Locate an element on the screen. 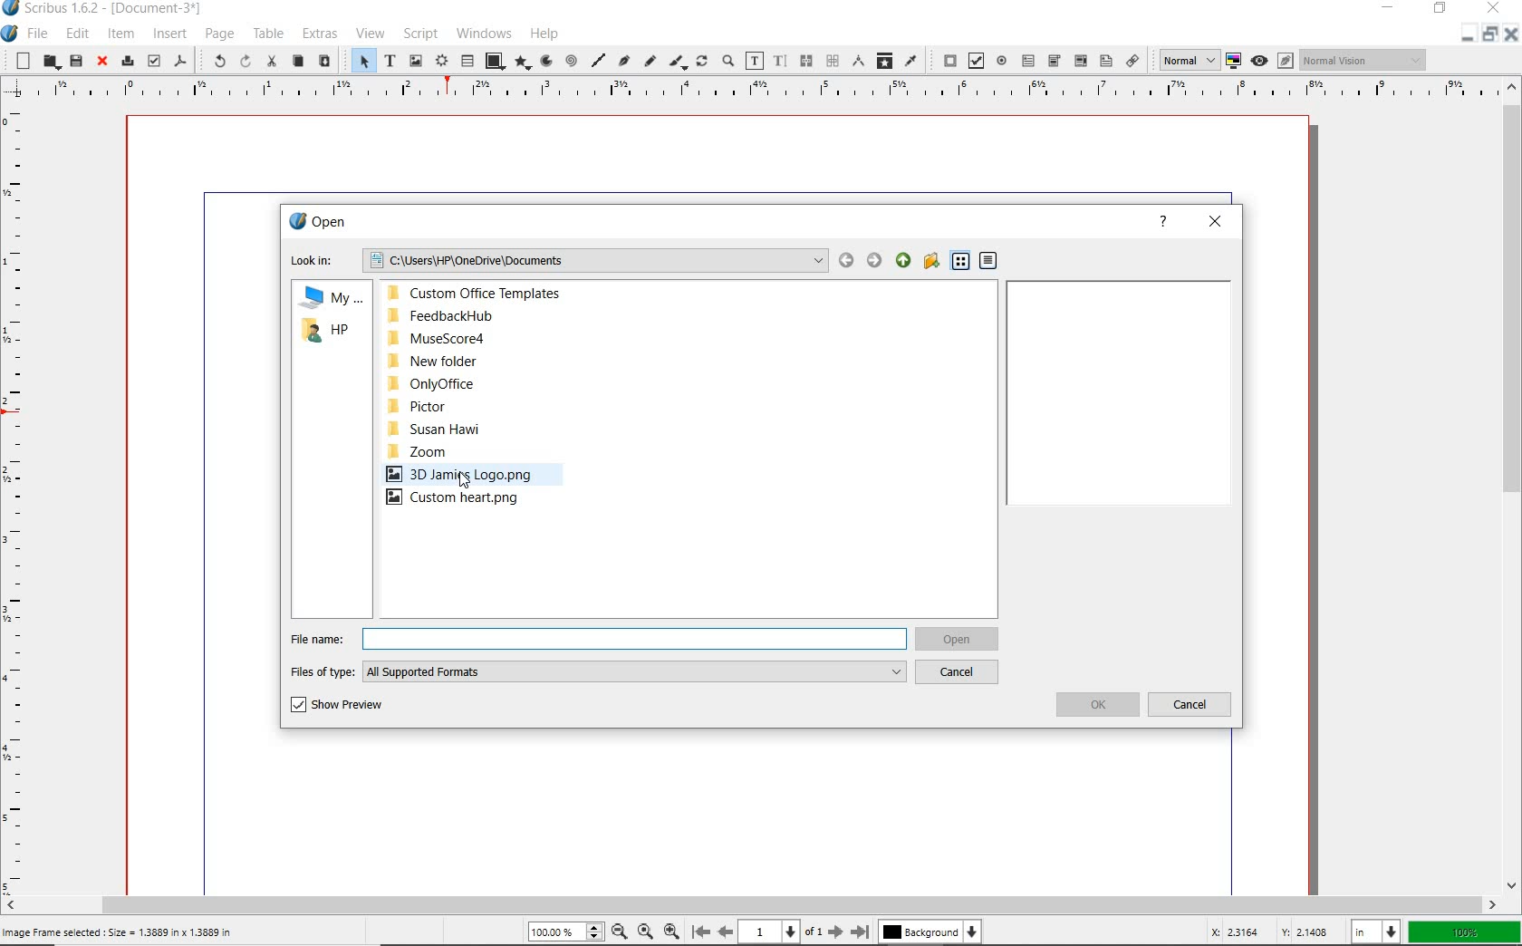 The height and width of the screenshot is (946, 1522). MY COMPUTER is located at coordinates (326, 298).